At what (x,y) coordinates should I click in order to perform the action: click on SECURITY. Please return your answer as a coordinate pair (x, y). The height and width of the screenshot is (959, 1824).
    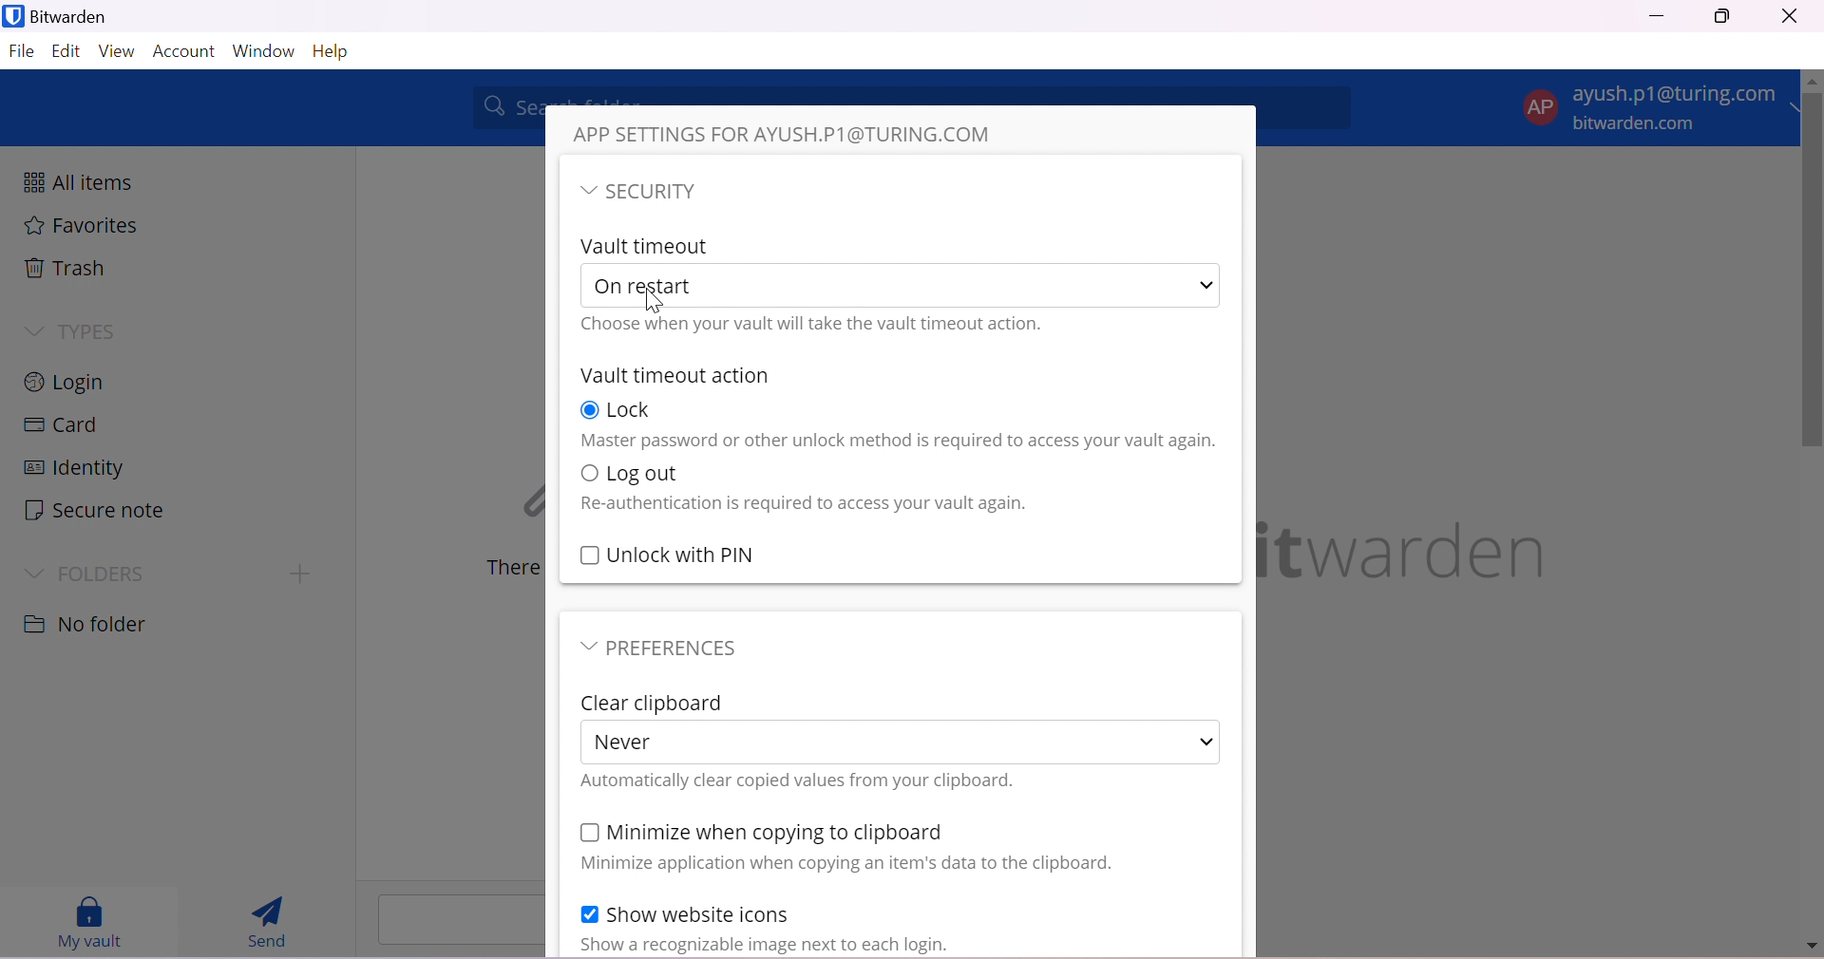
    Looking at the image, I should click on (657, 192).